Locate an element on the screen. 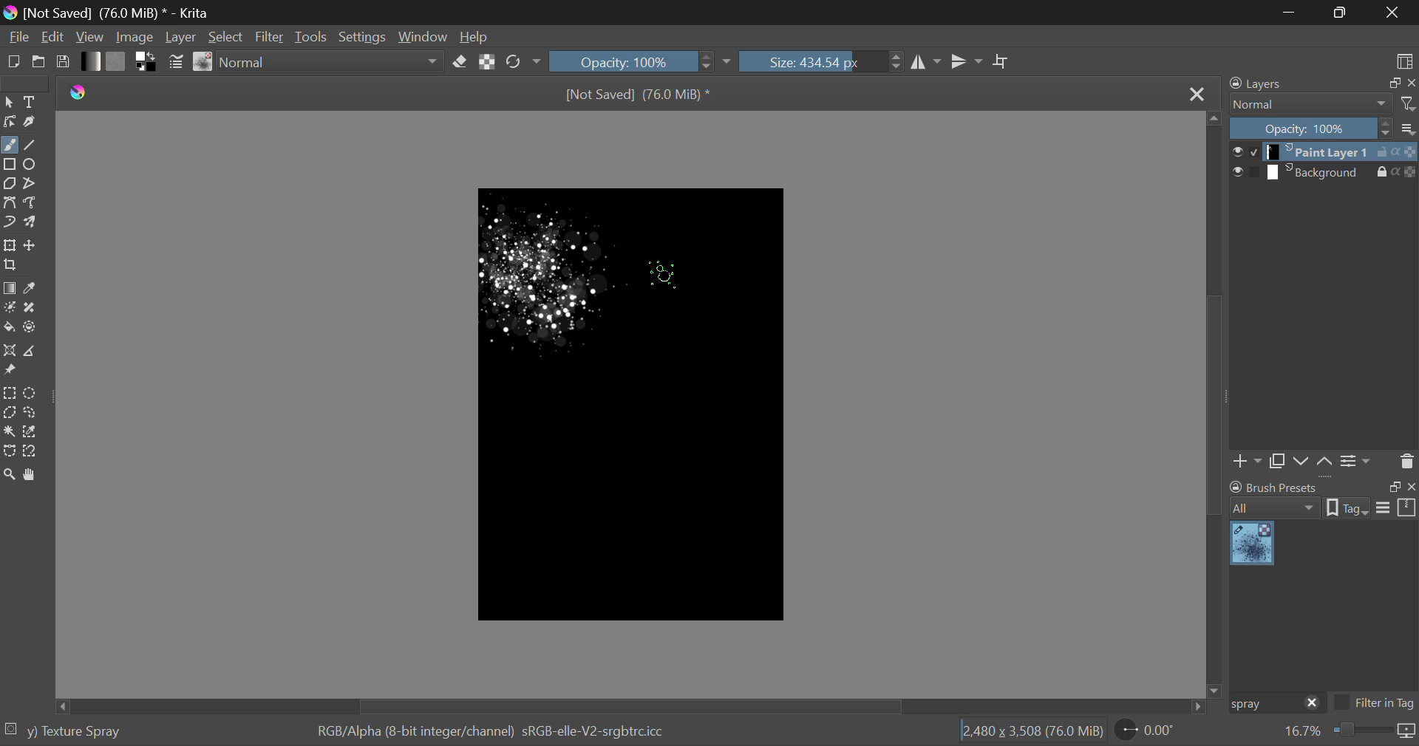  Rotate is located at coordinates (525, 62).